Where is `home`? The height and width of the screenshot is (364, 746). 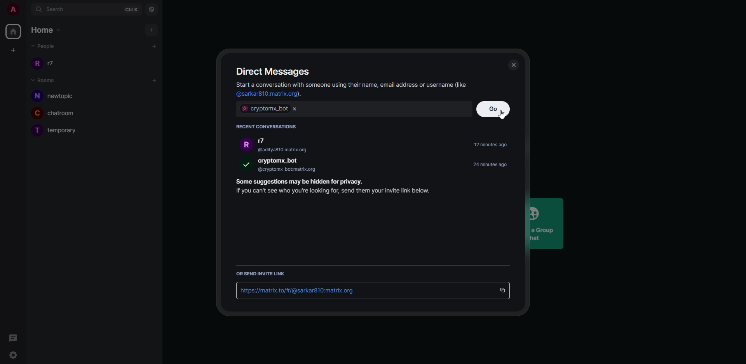 home is located at coordinates (47, 30).